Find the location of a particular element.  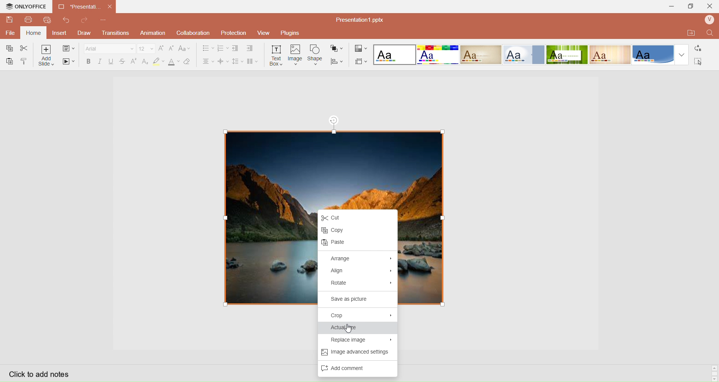

Font Color is located at coordinates (175, 62).